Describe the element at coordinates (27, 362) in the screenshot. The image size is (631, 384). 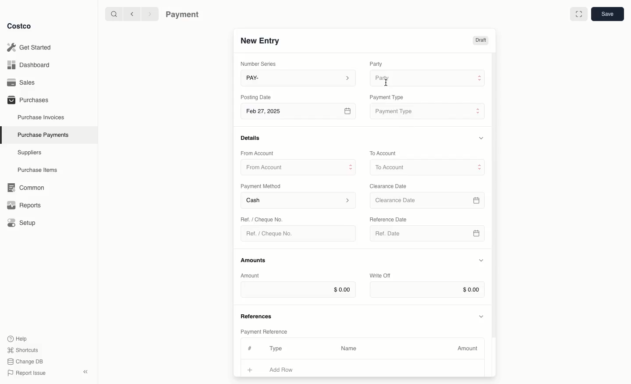
I see `Change DB` at that location.